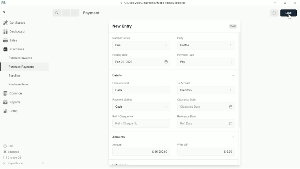 This screenshot has height=169, width=300. I want to click on PAY., so click(141, 44).